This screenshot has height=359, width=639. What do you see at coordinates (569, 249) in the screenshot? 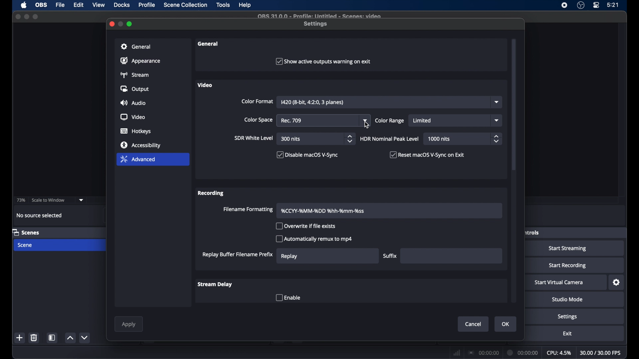
I see `start streaming` at bounding box center [569, 249].